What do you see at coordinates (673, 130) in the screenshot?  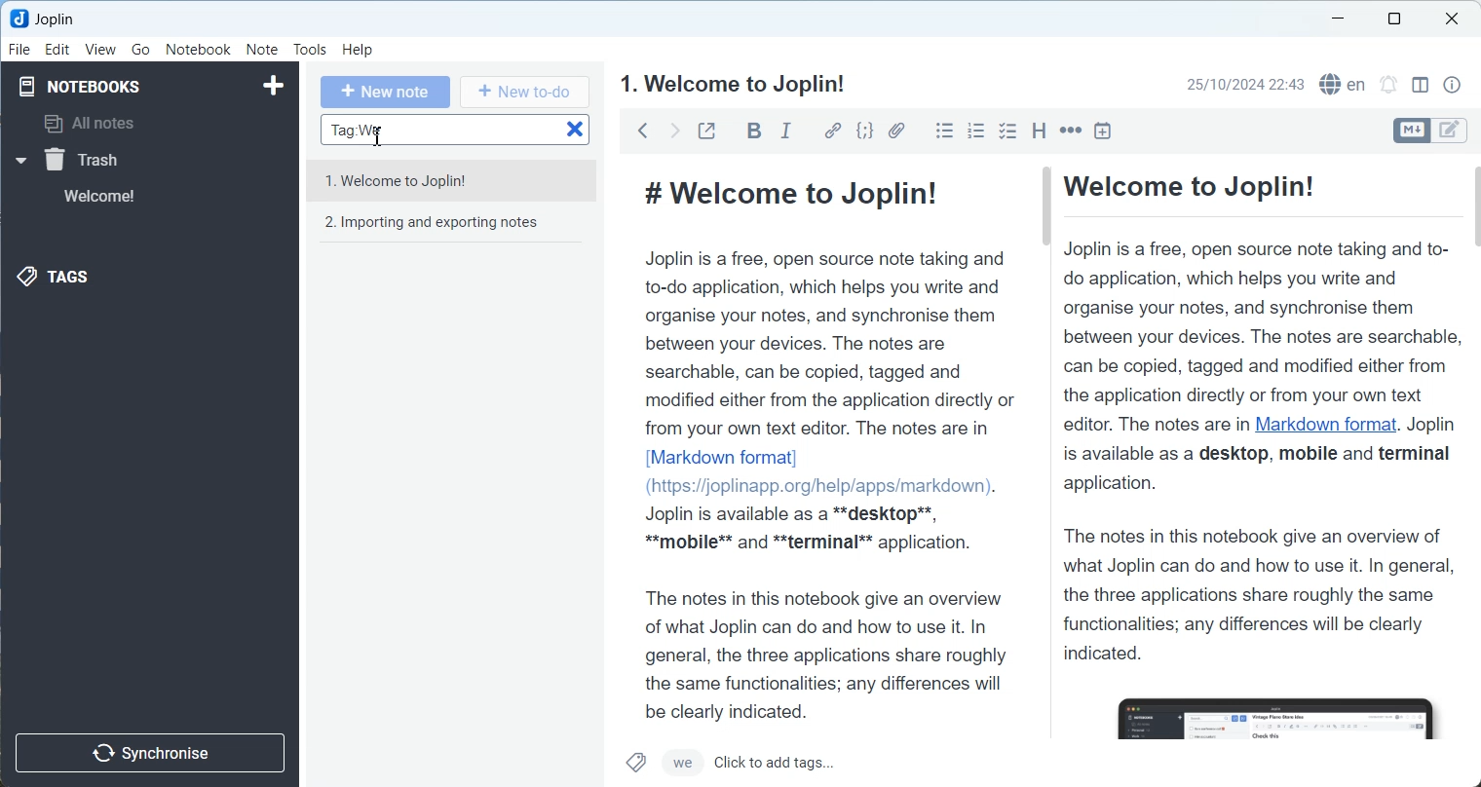 I see `Forward` at bounding box center [673, 130].